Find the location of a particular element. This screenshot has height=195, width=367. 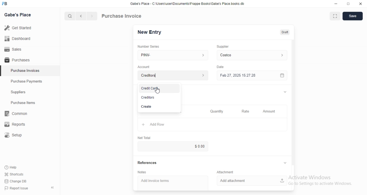

References is located at coordinates (147, 162).